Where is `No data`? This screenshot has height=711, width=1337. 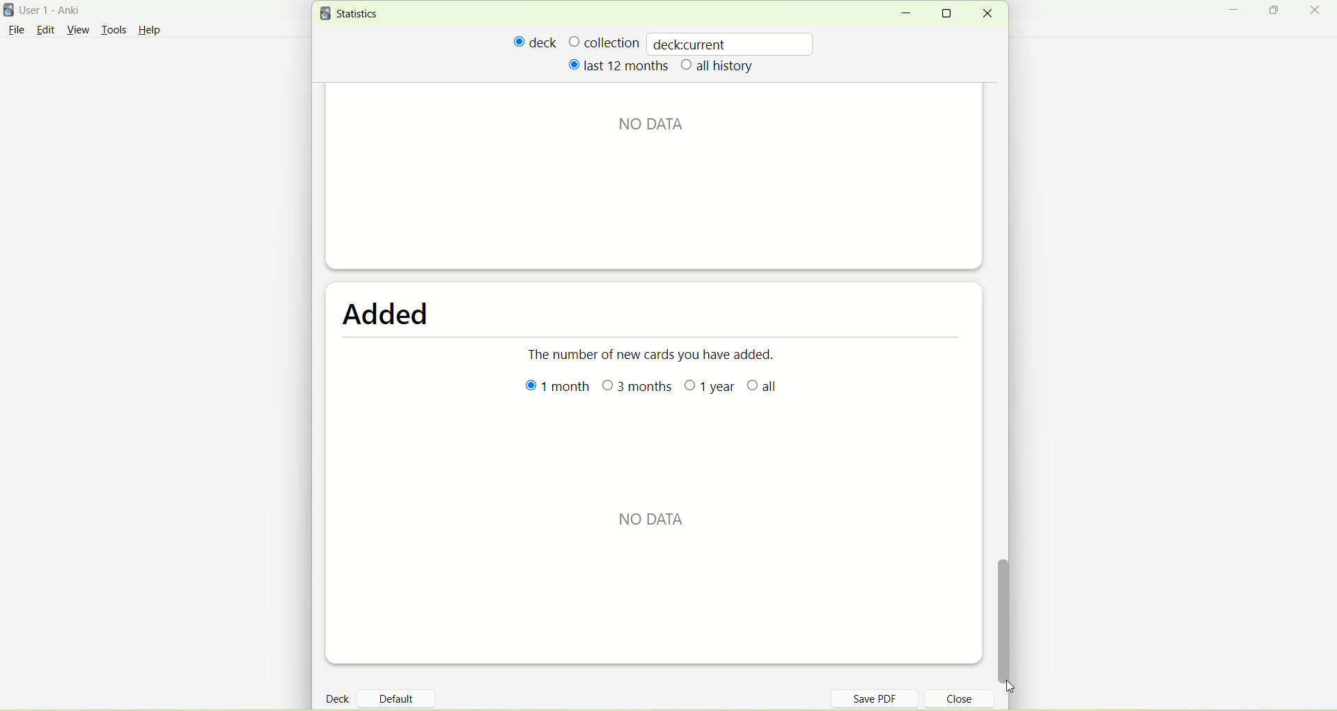 No data is located at coordinates (653, 513).